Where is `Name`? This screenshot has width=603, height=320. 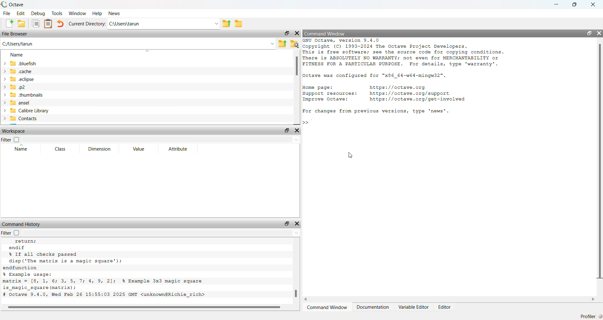
Name is located at coordinates (21, 148).